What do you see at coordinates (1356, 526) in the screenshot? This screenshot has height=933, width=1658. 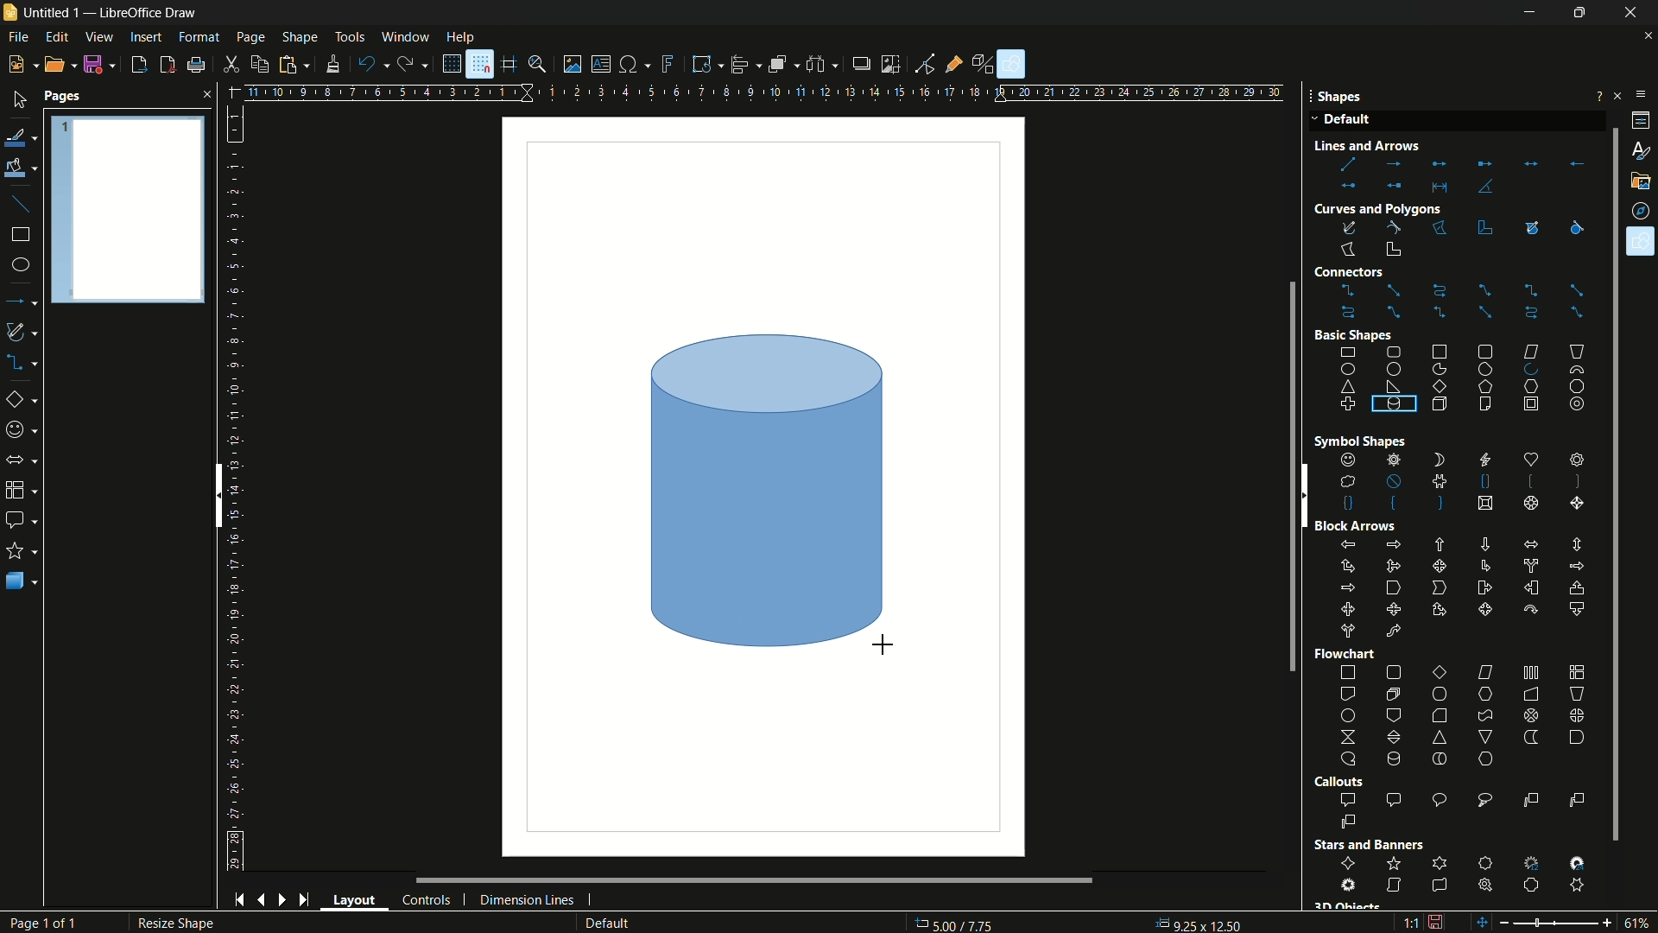 I see `Block Arrows` at bounding box center [1356, 526].